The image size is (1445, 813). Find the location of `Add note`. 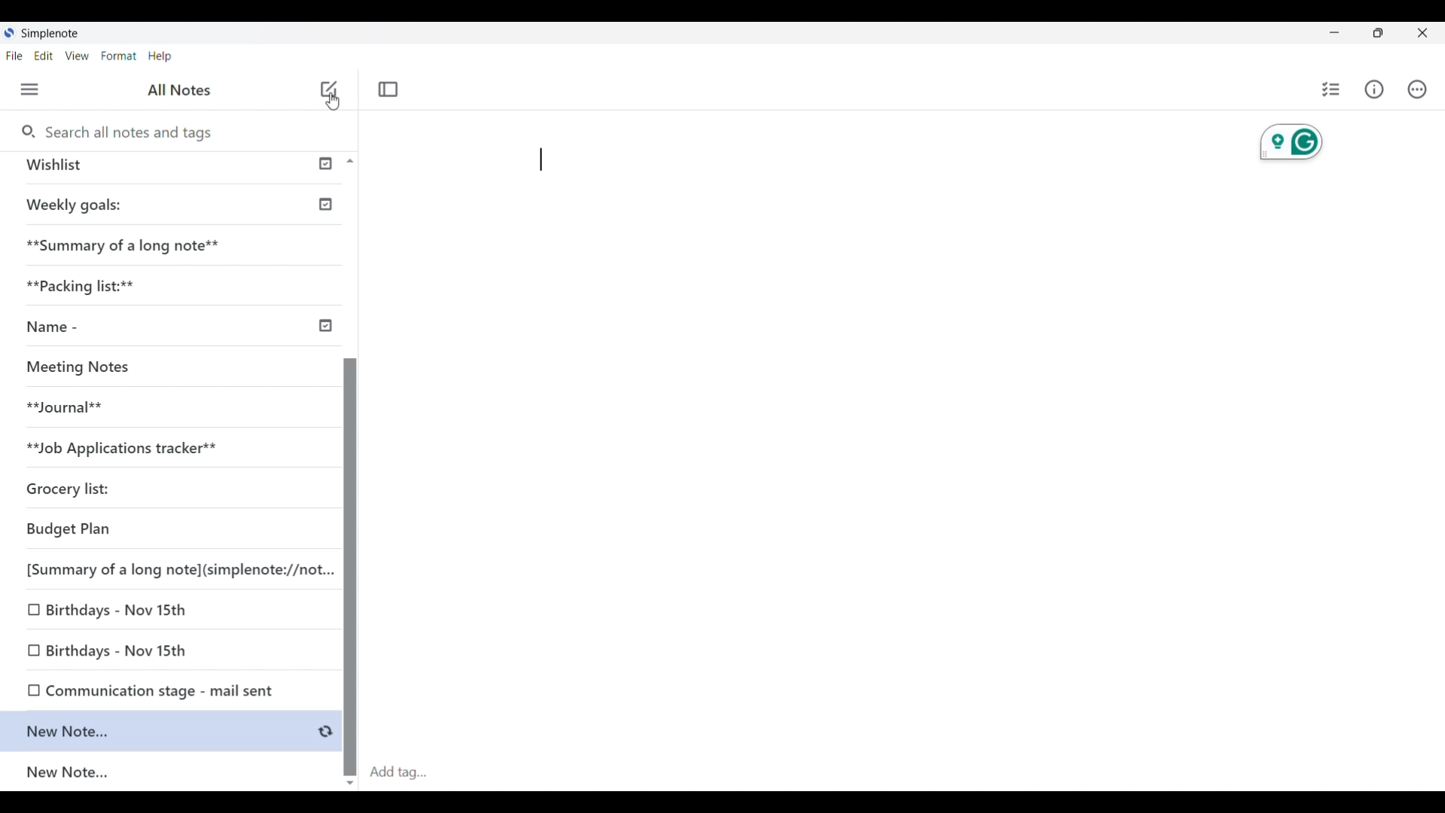

Add note is located at coordinates (329, 89).